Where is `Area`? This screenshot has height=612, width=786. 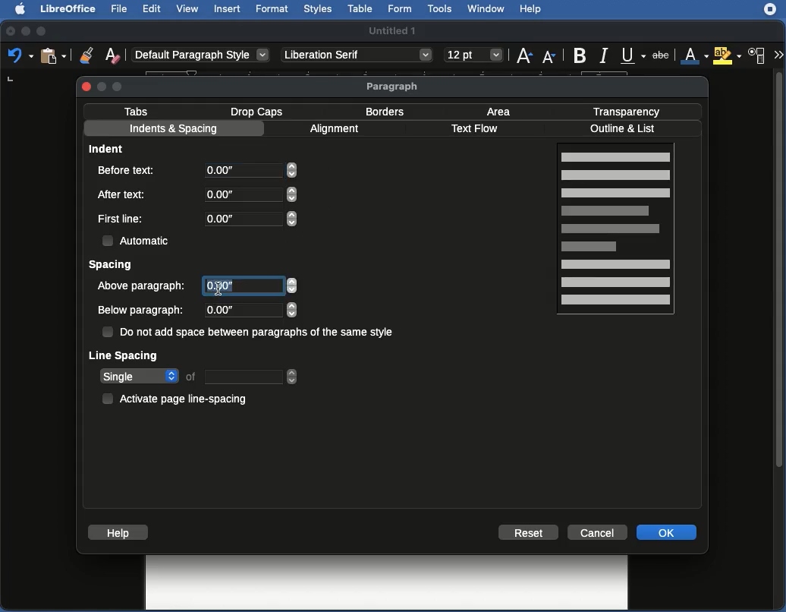
Area is located at coordinates (502, 111).